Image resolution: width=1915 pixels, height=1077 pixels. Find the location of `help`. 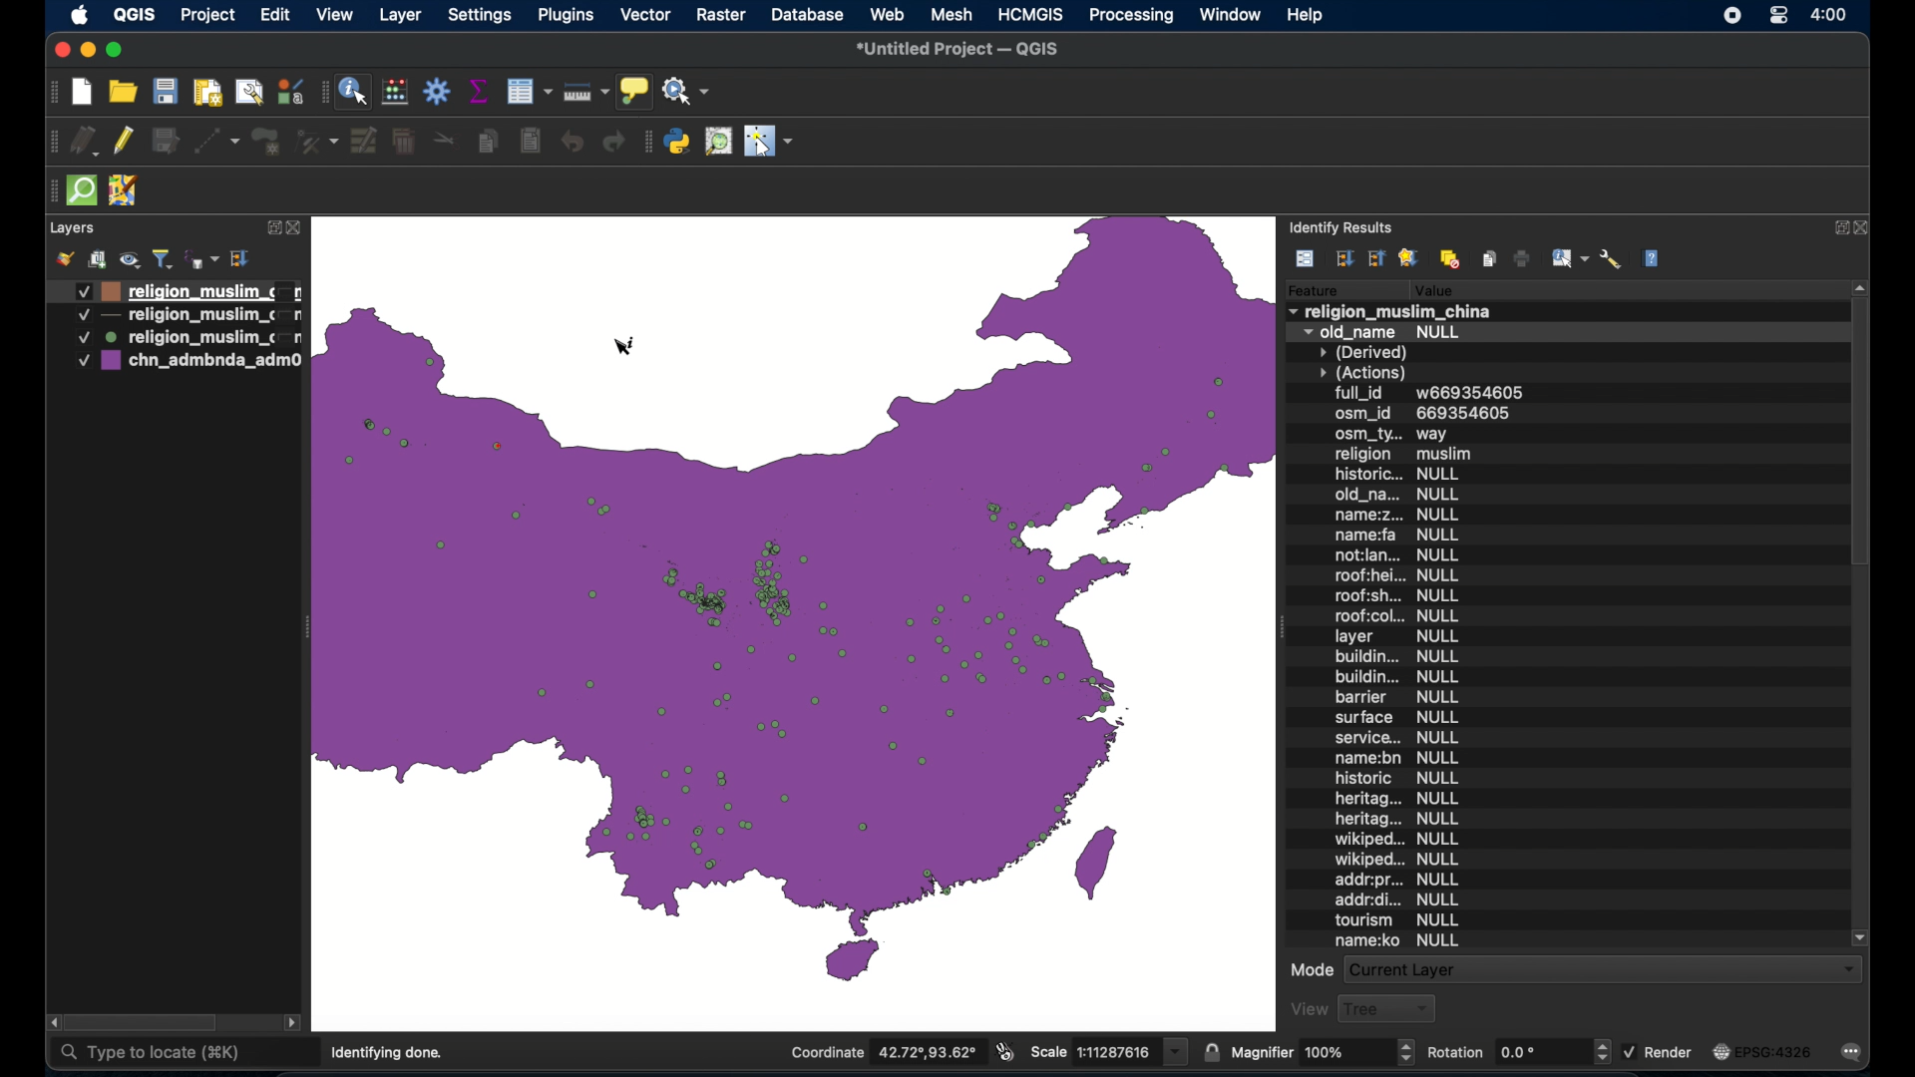

help is located at coordinates (1306, 15).